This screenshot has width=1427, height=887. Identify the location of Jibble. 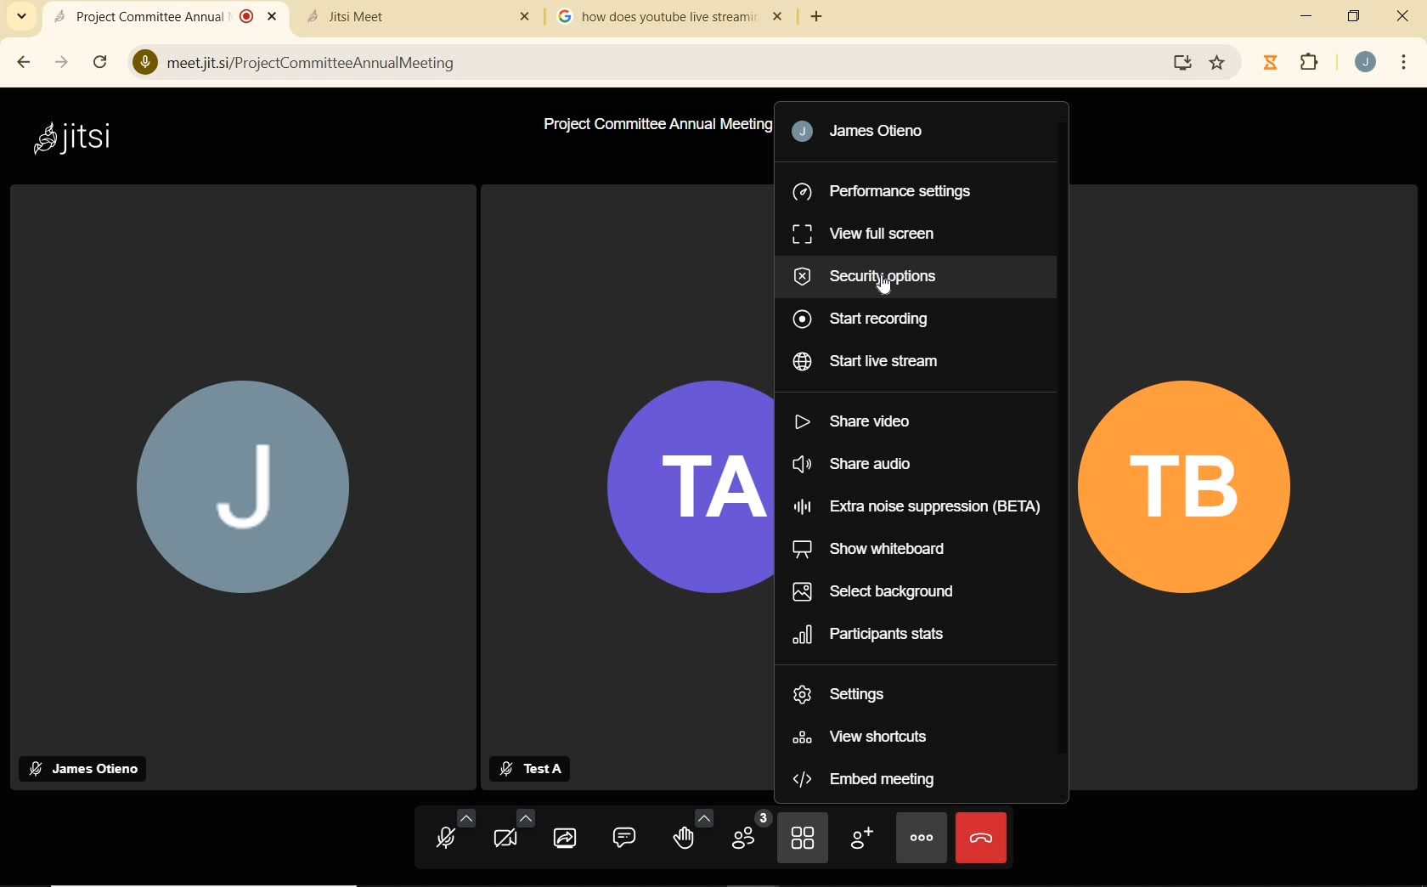
(1271, 65).